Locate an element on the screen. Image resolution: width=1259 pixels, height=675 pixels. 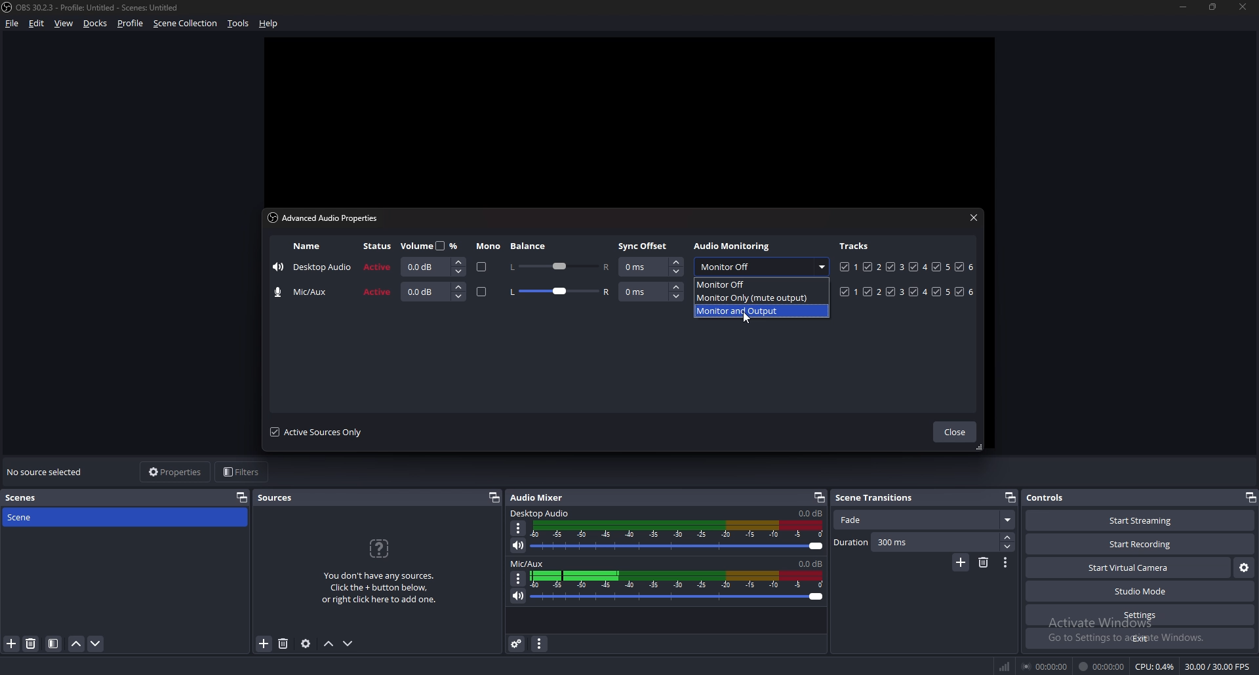
profile is located at coordinates (130, 24).